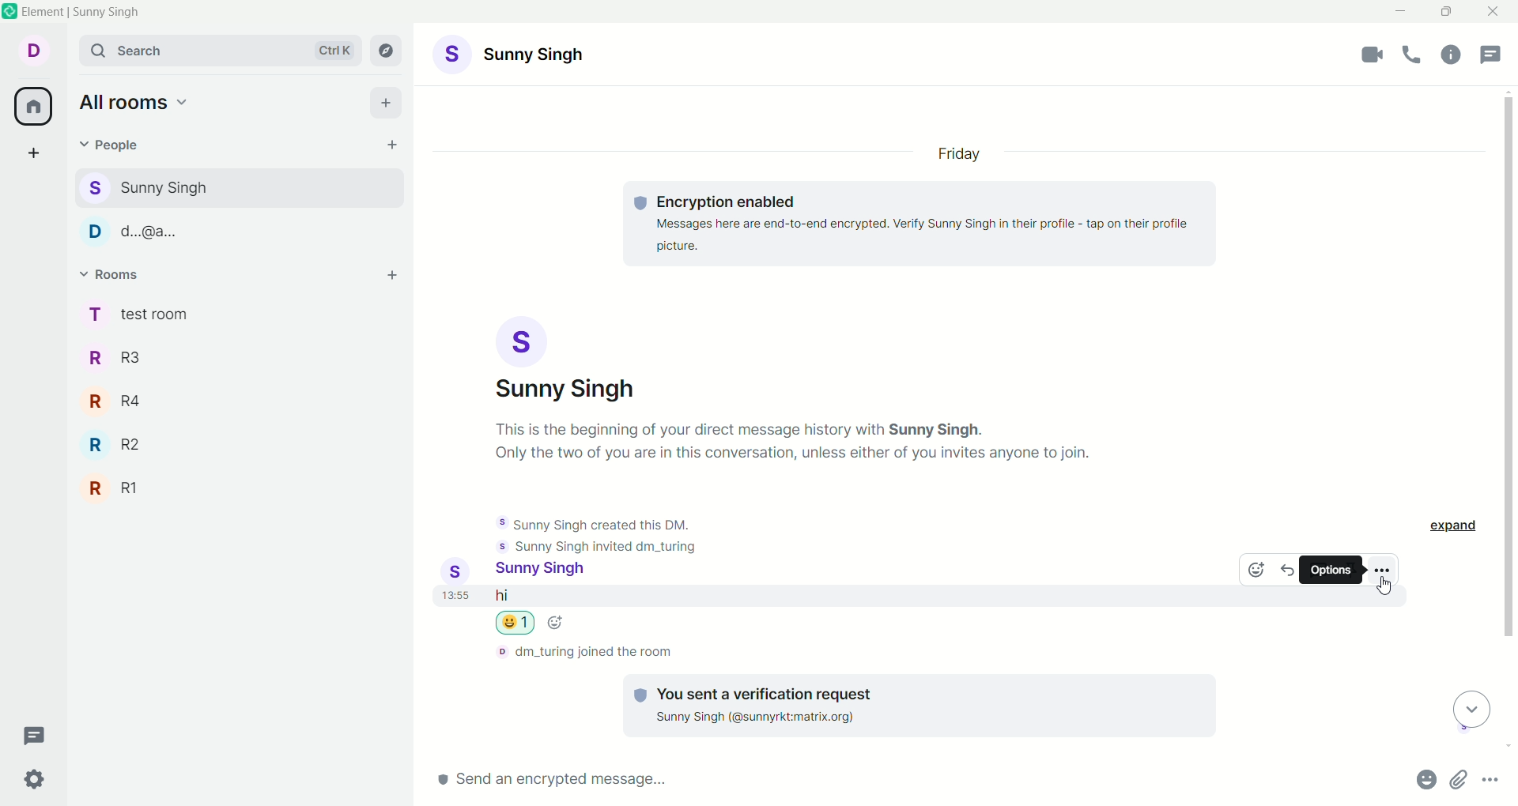  Describe the element at coordinates (146, 105) in the screenshot. I see `all rooms` at that location.